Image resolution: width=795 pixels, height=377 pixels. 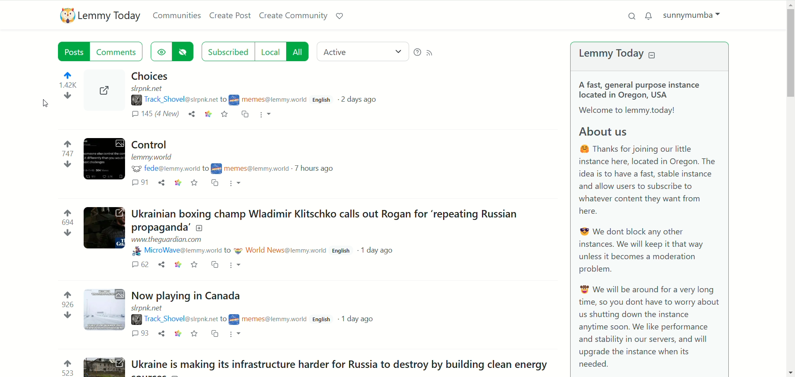 What do you see at coordinates (181, 320) in the screenshot?
I see `username` at bounding box center [181, 320].